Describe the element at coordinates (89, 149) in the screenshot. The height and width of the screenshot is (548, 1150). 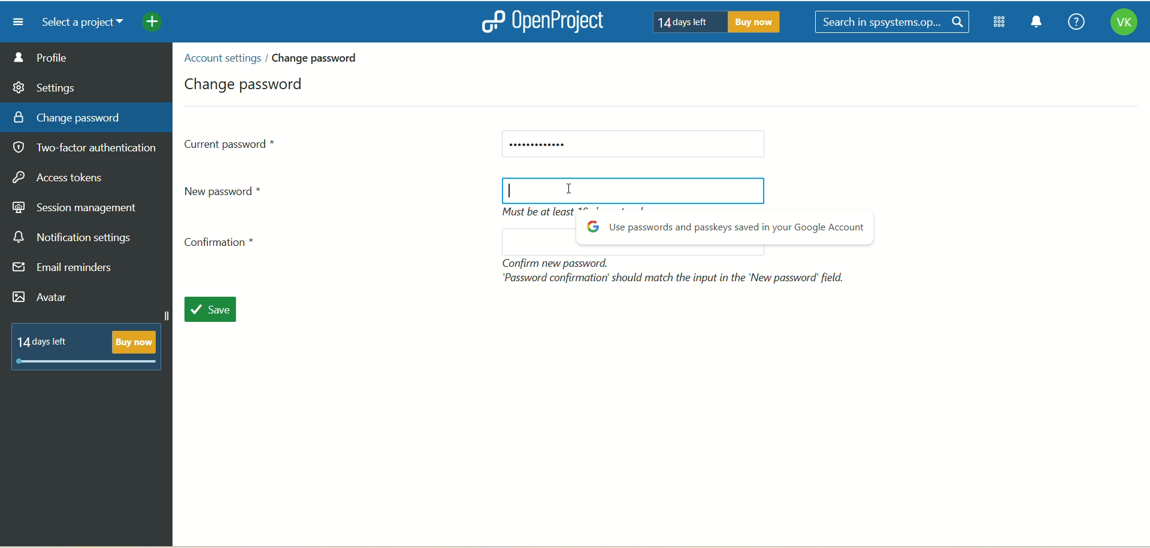
I see `two factor authentication` at that location.